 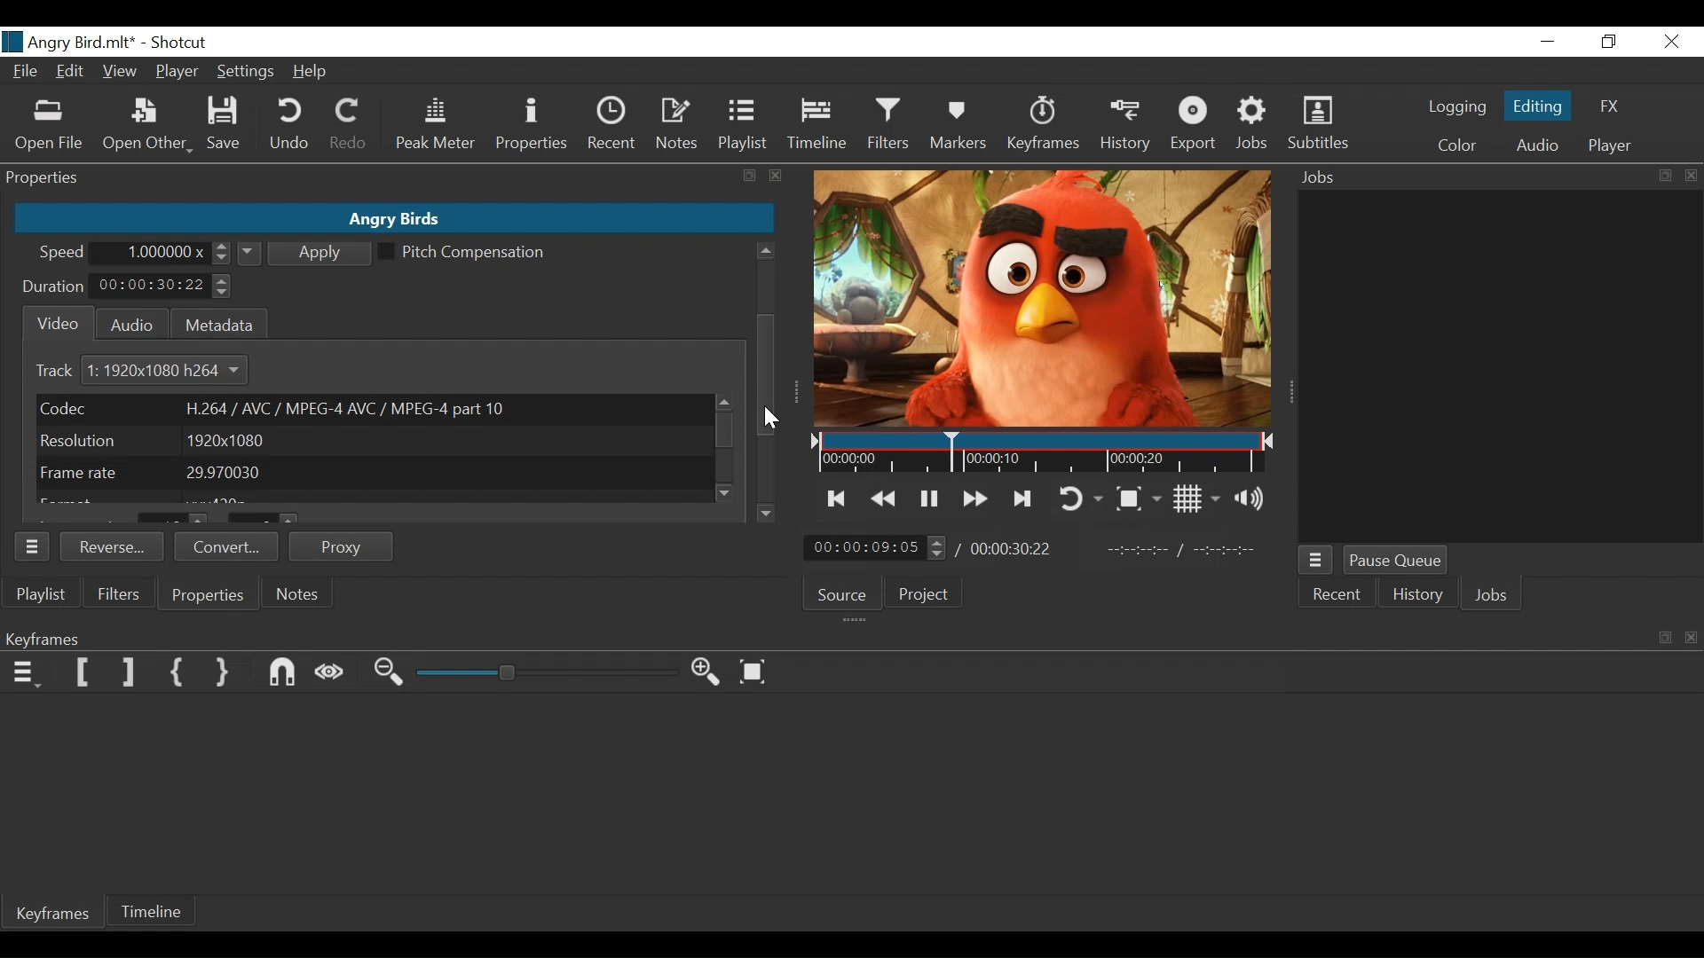 I want to click on Color, so click(x=1457, y=145).